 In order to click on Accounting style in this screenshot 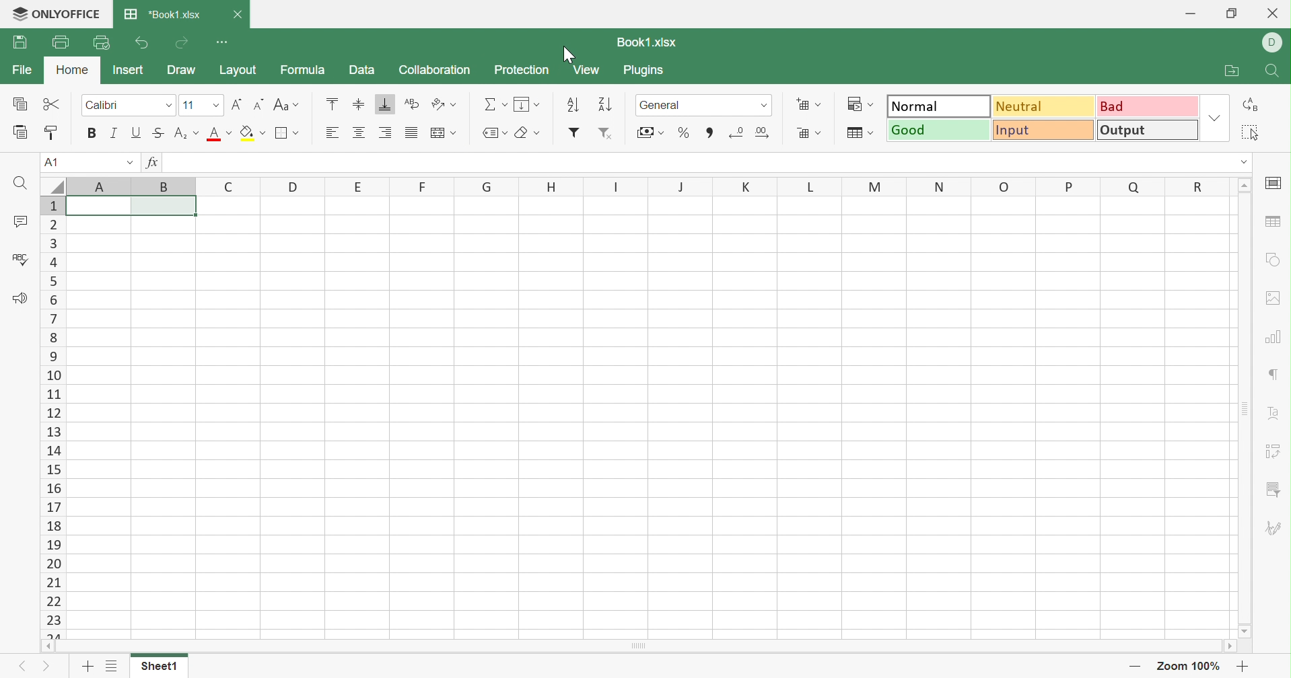, I will do `click(652, 133)`.